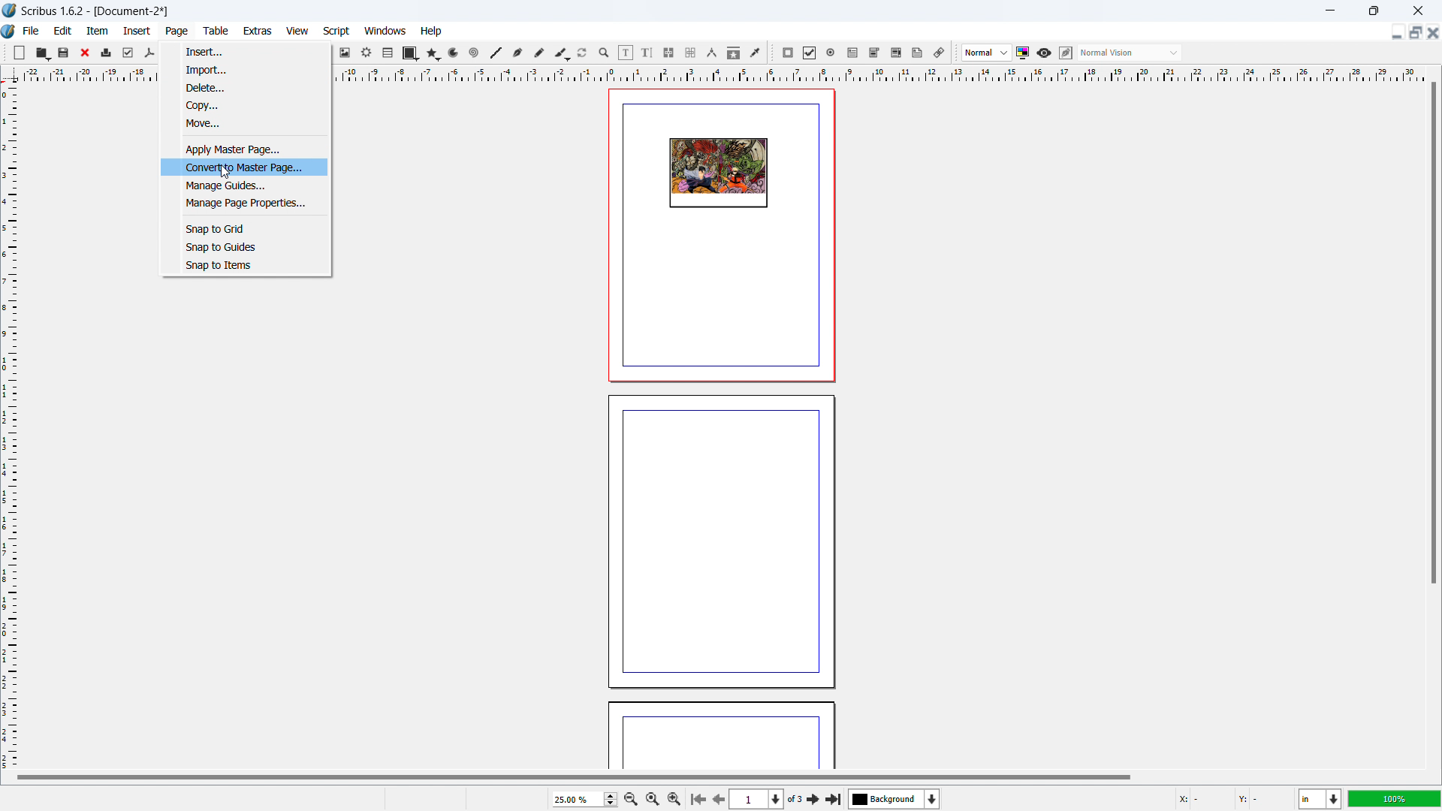 The width and height of the screenshot is (1442, 811). Describe the element at coordinates (652, 797) in the screenshot. I see `zoom to 100%` at that location.